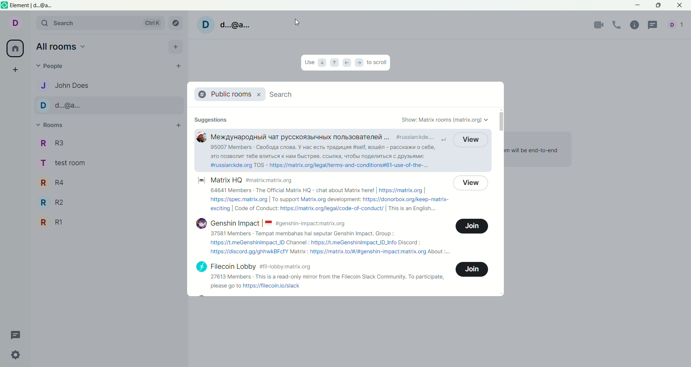  I want to click on to scroll, so click(378, 63).